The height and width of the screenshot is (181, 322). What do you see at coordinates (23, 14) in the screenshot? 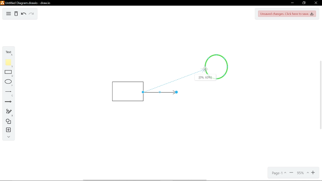
I see `Undo` at bounding box center [23, 14].